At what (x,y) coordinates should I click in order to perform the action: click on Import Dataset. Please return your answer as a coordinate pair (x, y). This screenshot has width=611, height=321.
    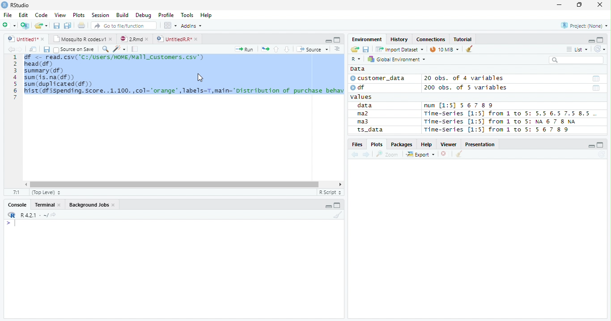
    Looking at the image, I should click on (399, 49).